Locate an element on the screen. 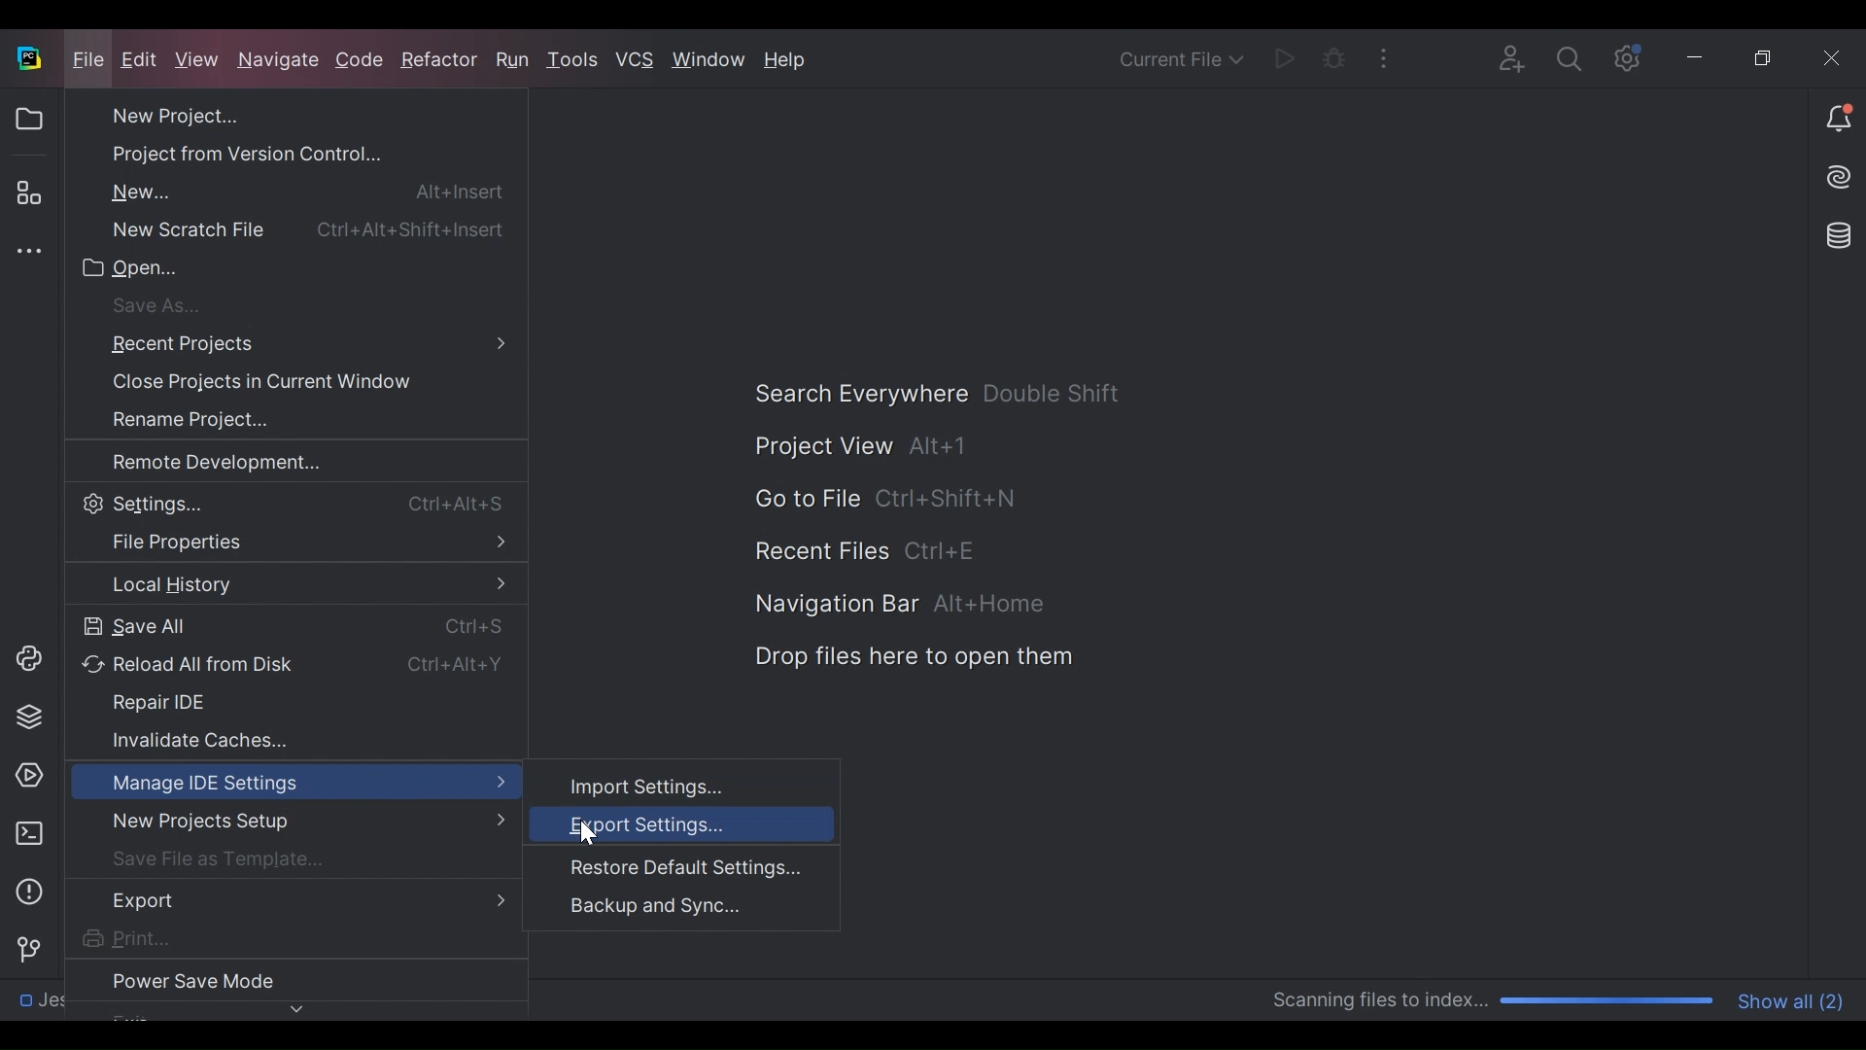 Image resolution: width=1866 pixels, height=1050 pixels. Structure is located at coordinates (27, 193).